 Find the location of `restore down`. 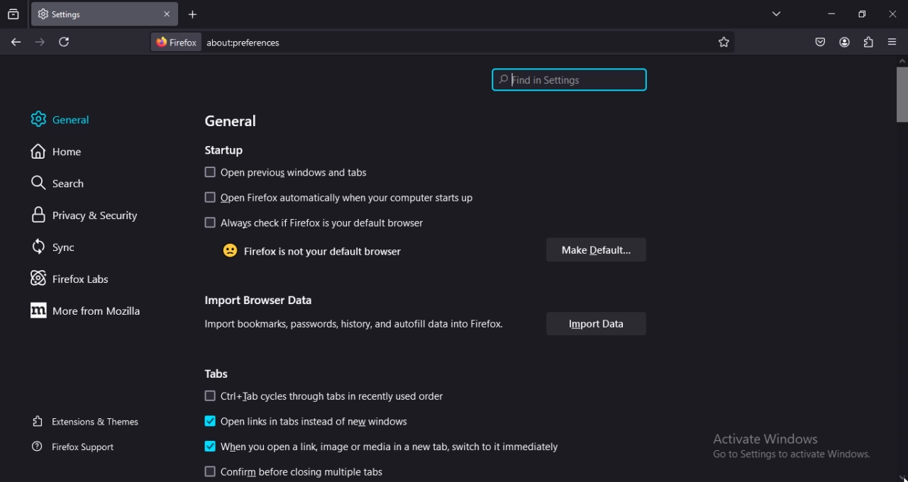

restore down is located at coordinates (861, 14).